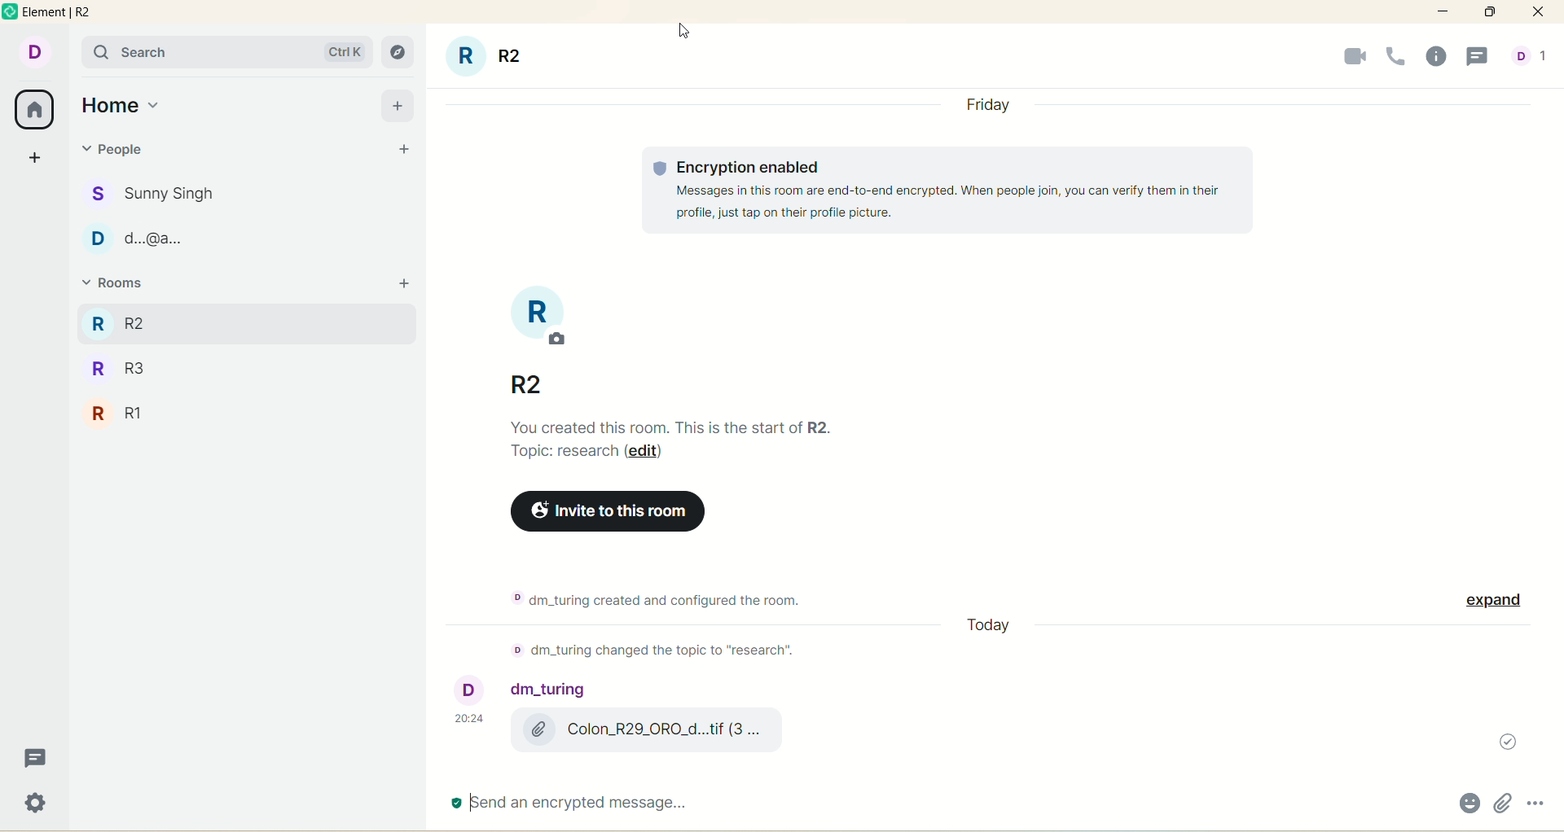 Image resolution: width=1564 pixels, height=832 pixels. What do you see at coordinates (163, 190) in the screenshot?
I see `people` at bounding box center [163, 190].